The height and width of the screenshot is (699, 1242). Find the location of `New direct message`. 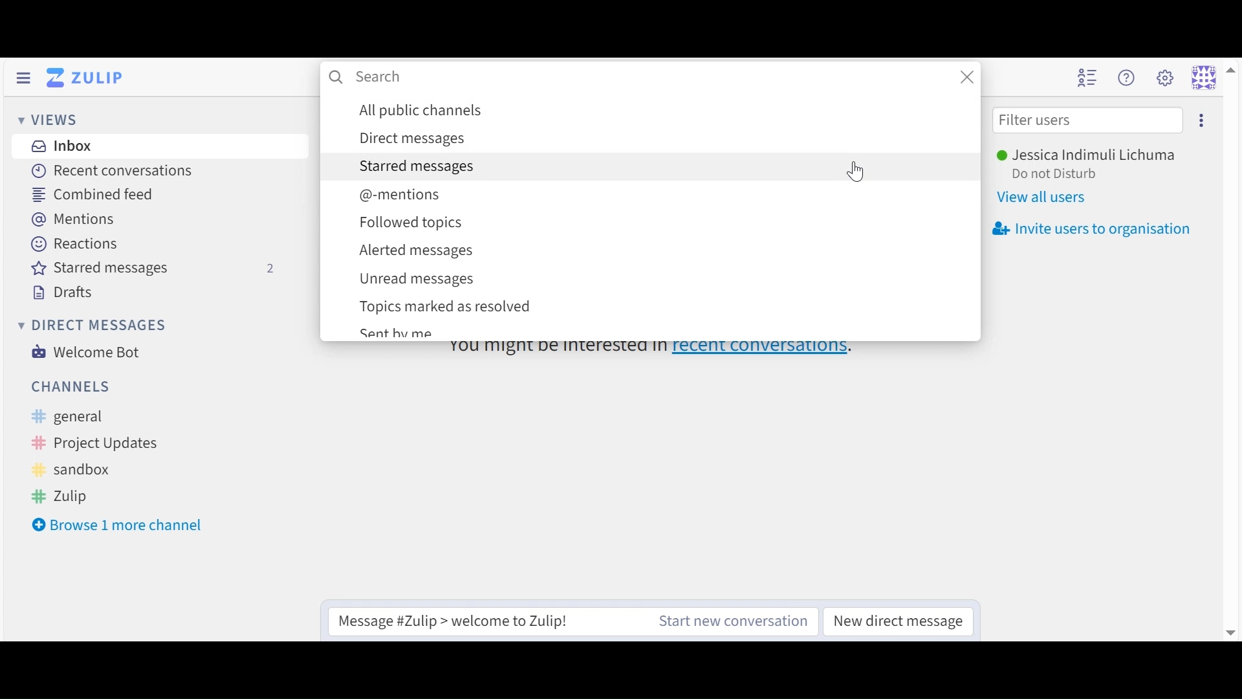

New direct message is located at coordinates (899, 620).